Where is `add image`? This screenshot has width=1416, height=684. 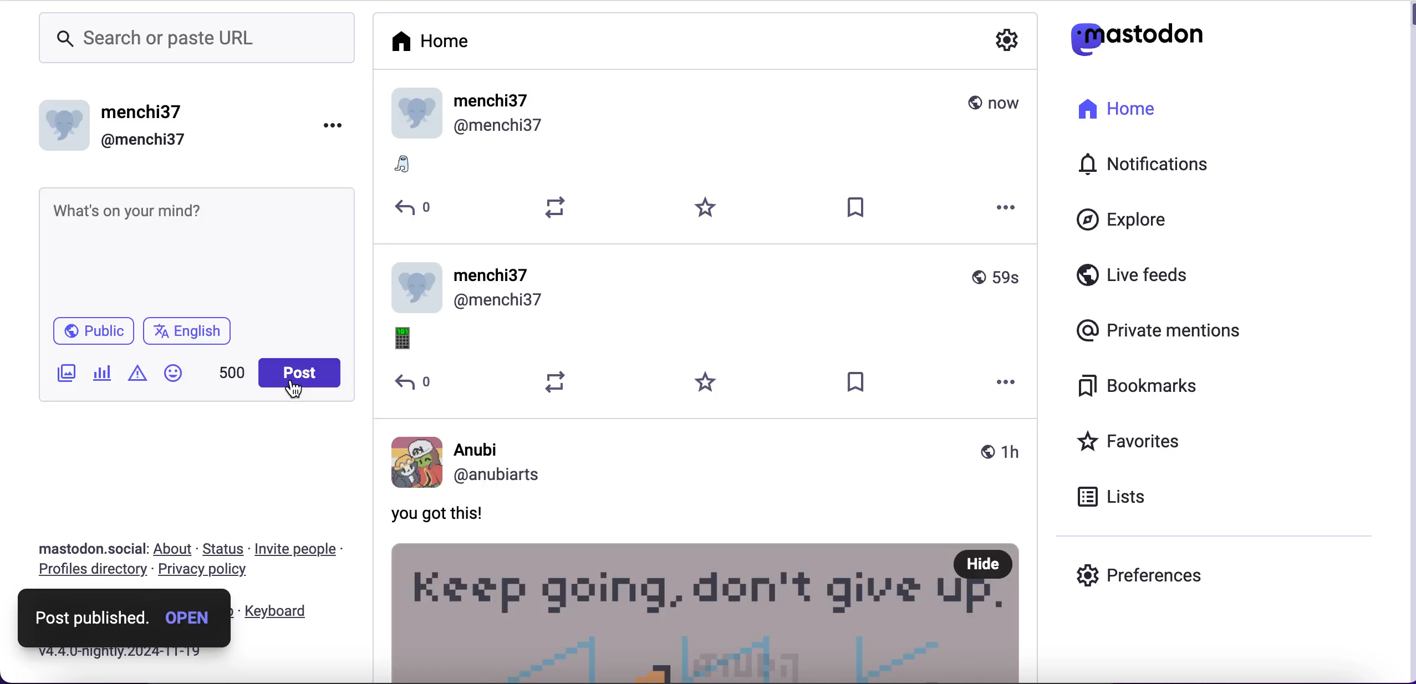 add image is located at coordinates (67, 373).